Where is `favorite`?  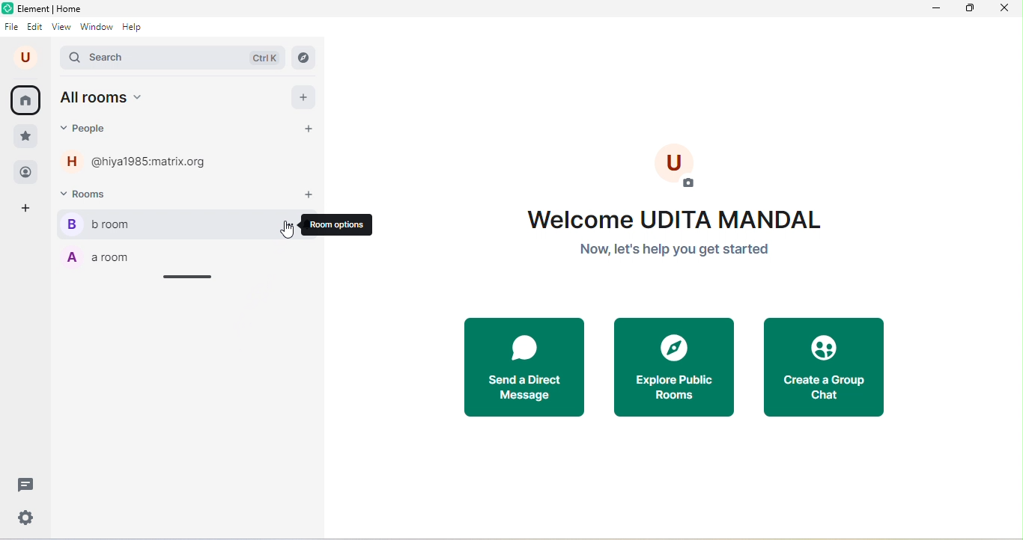 favorite is located at coordinates (28, 139).